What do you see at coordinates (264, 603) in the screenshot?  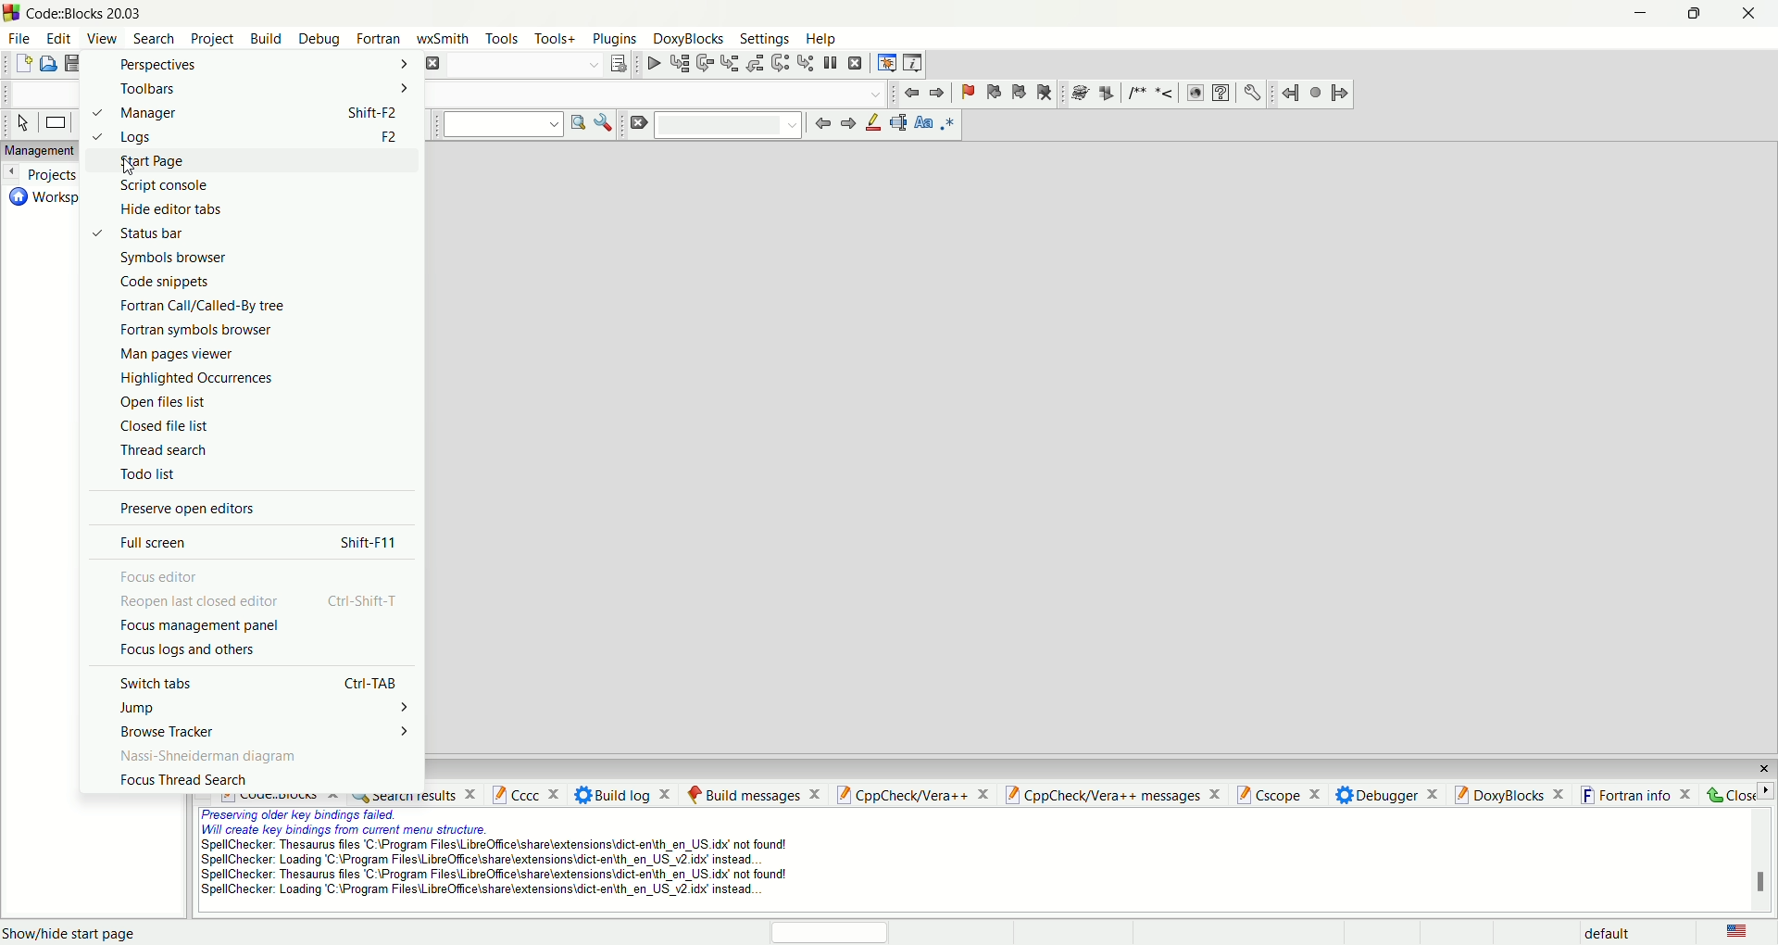 I see `reopen last closed editor` at bounding box center [264, 603].